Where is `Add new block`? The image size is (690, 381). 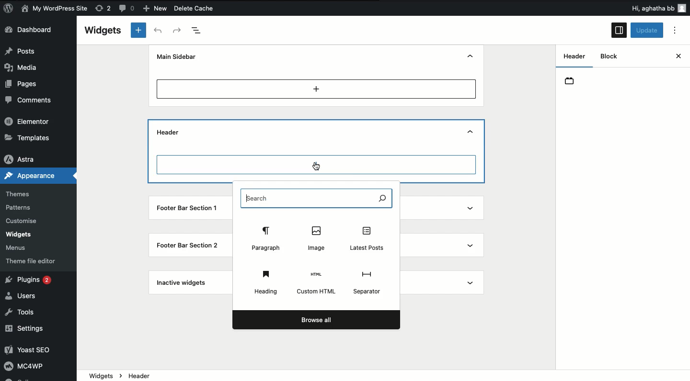 Add new block is located at coordinates (316, 89).